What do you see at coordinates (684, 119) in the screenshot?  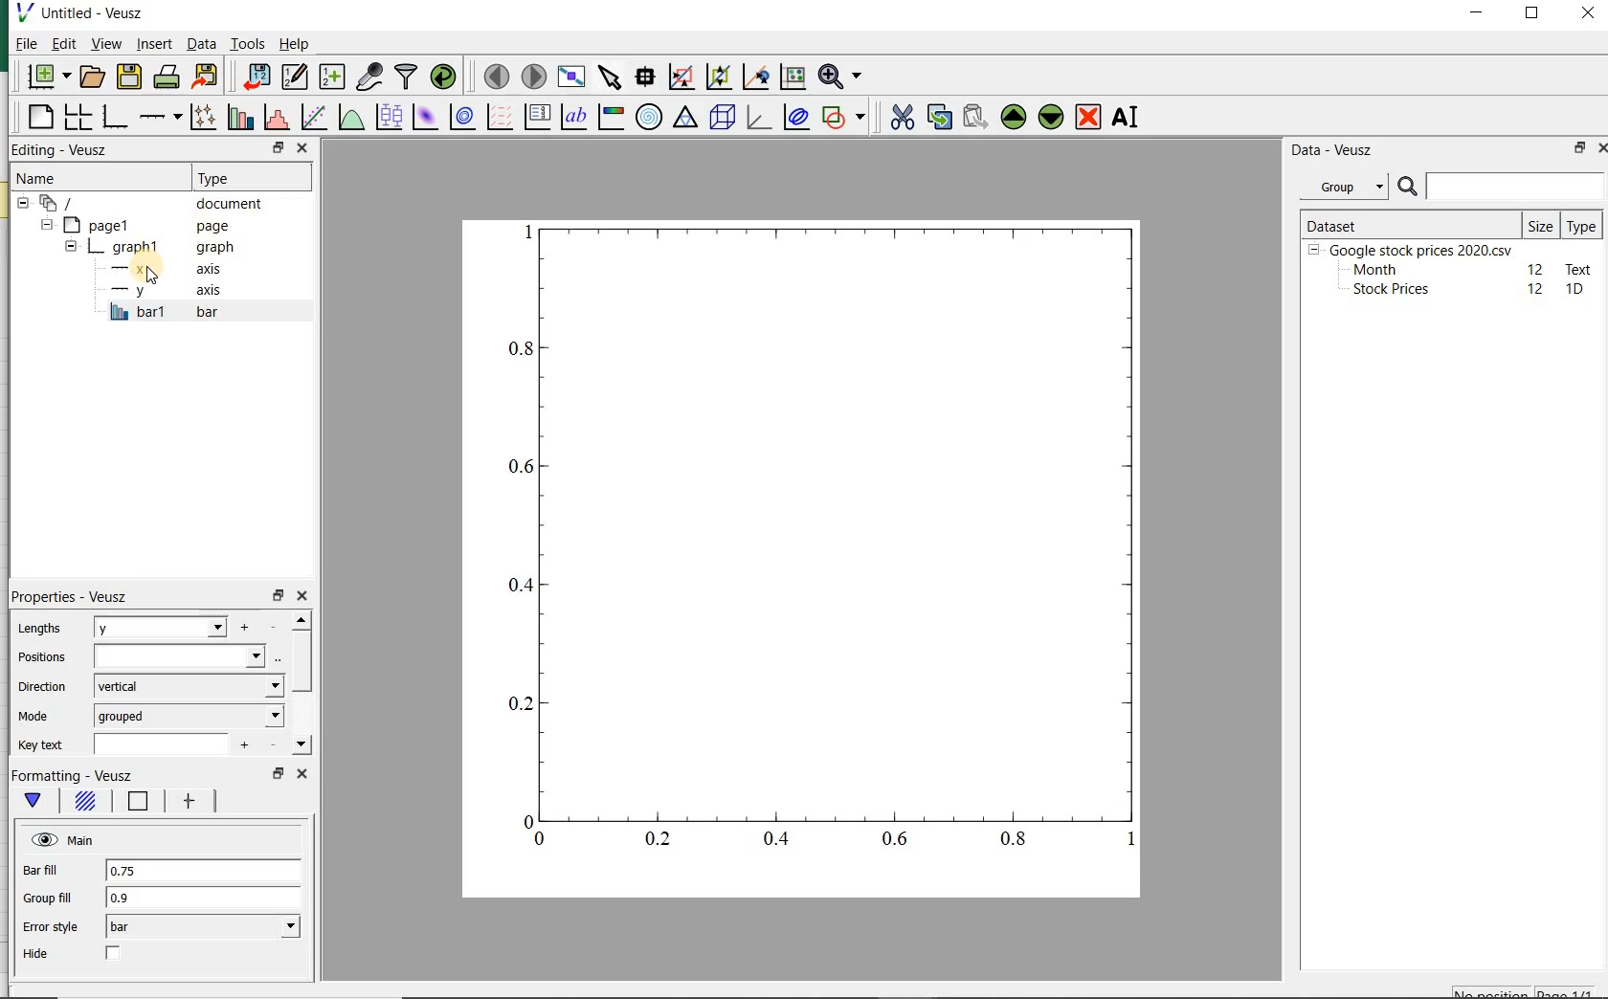 I see `ternary graph` at bounding box center [684, 119].